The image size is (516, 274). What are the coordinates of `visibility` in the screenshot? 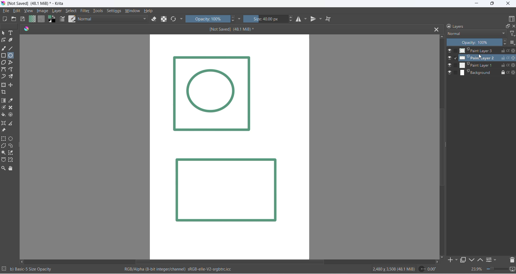 It's located at (450, 51).